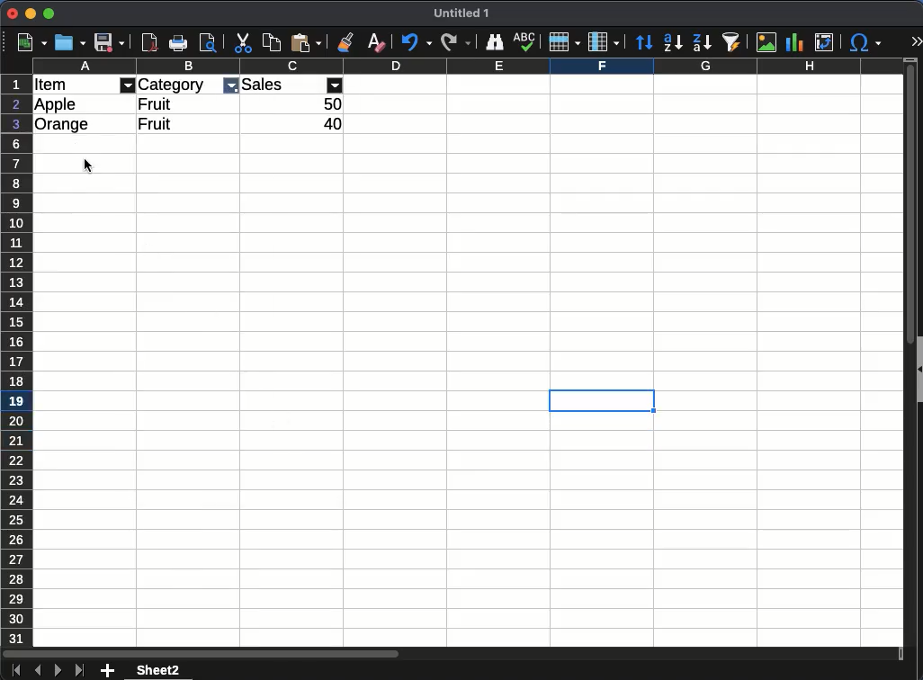  What do you see at coordinates (461, 13) in the screenshot?
I see `Untitled 1 - name` at bounding box center [461, 13].